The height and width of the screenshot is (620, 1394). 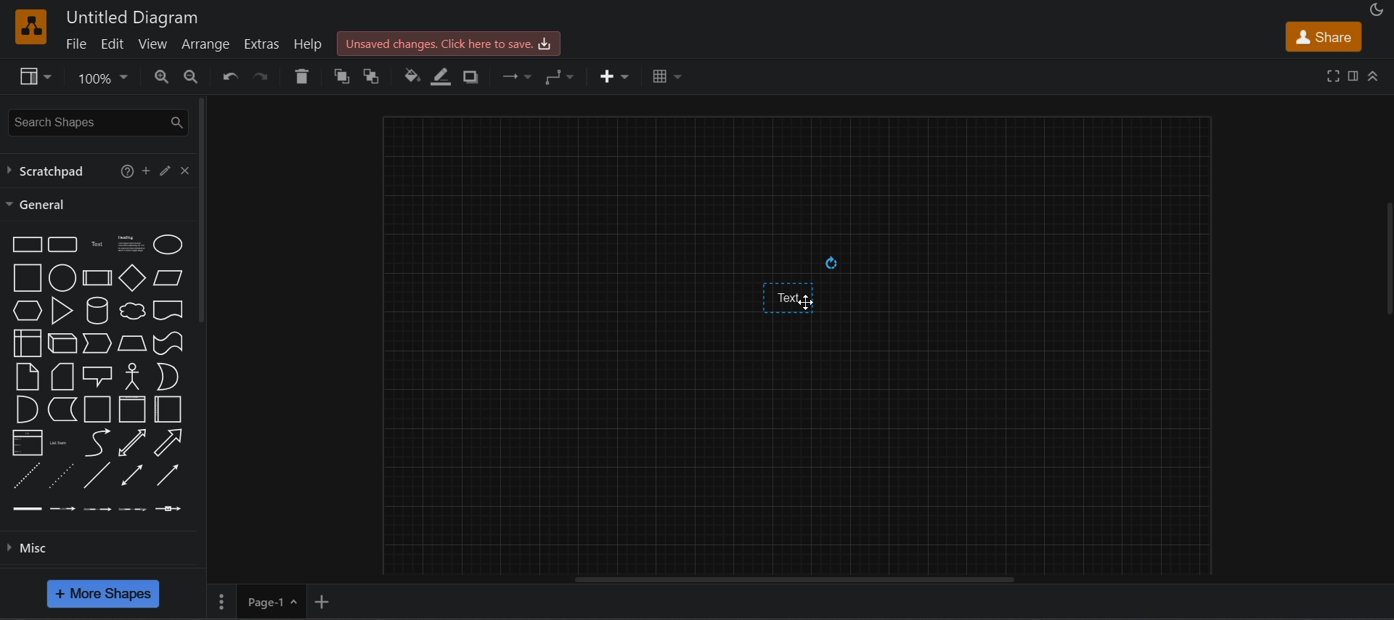 I want to click on redo, so click(x=261, y=76).